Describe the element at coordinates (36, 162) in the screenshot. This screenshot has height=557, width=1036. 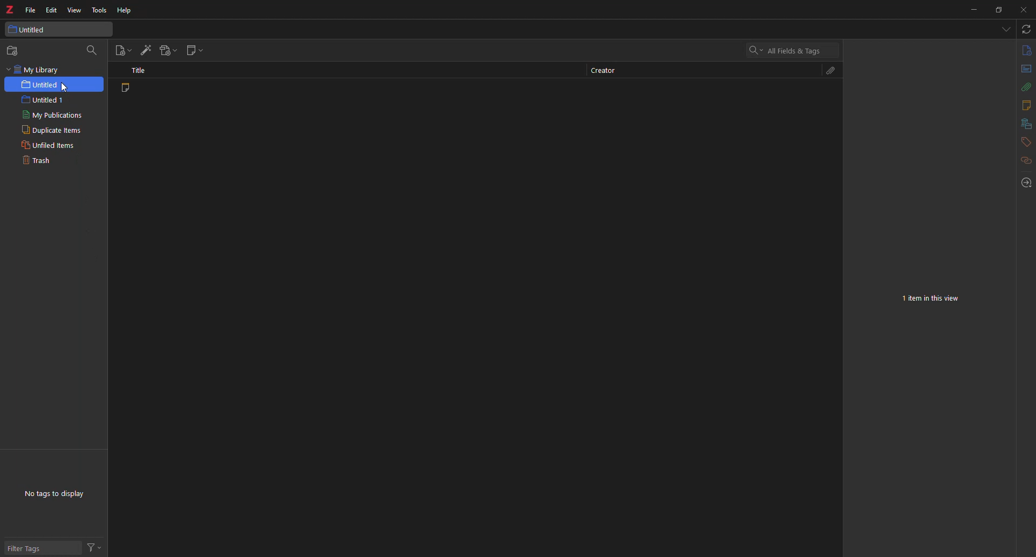
I see `trash` at that location.